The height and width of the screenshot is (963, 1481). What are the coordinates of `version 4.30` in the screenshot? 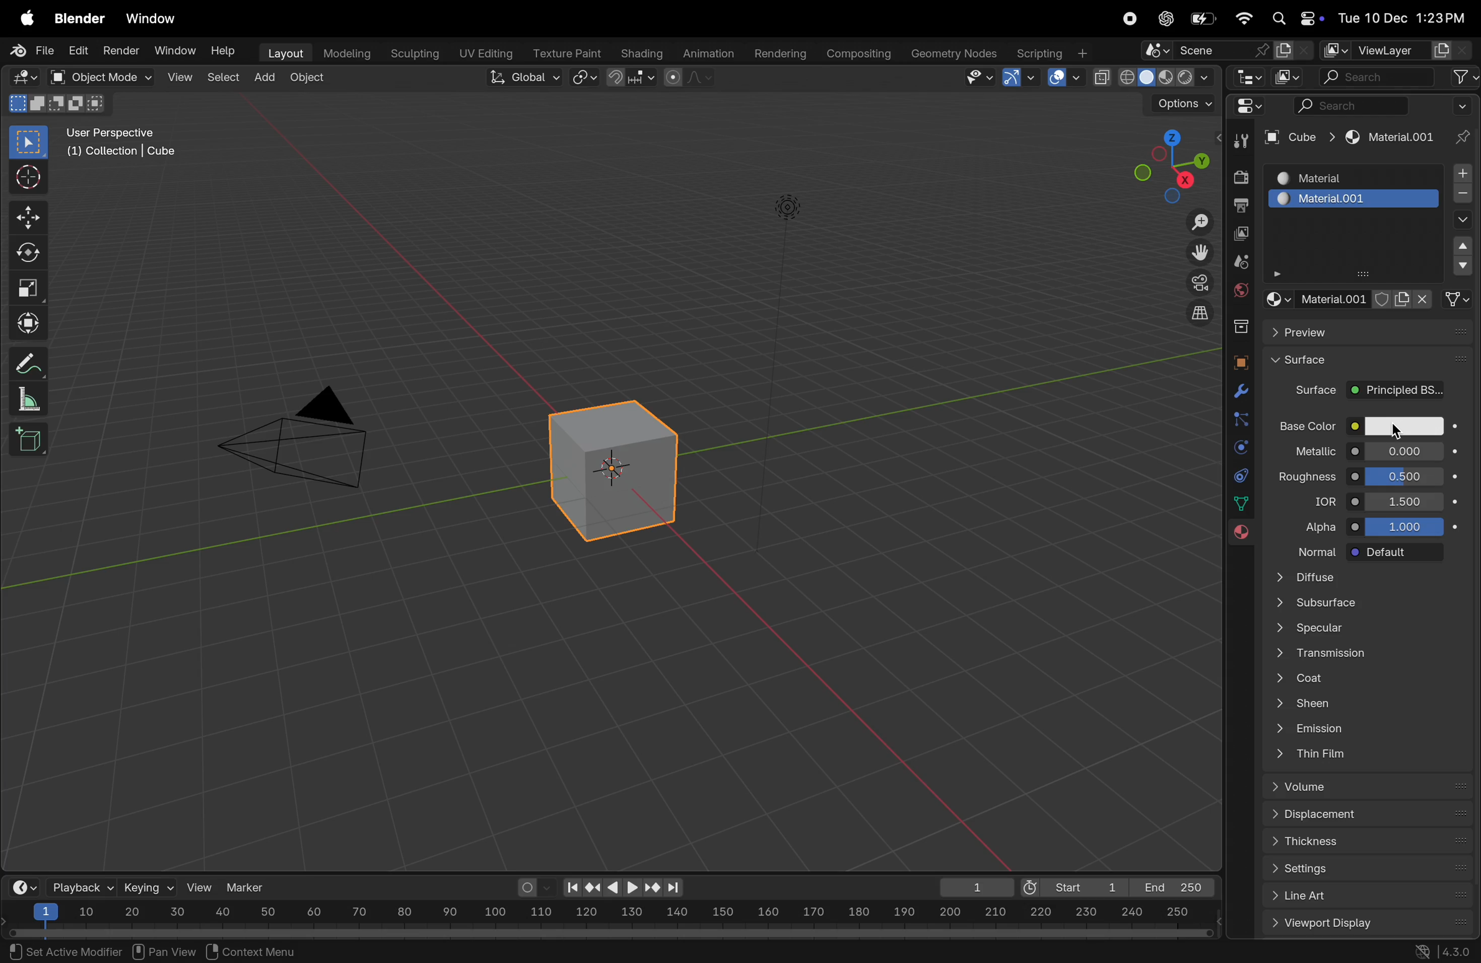 It's located at (1439, 952).